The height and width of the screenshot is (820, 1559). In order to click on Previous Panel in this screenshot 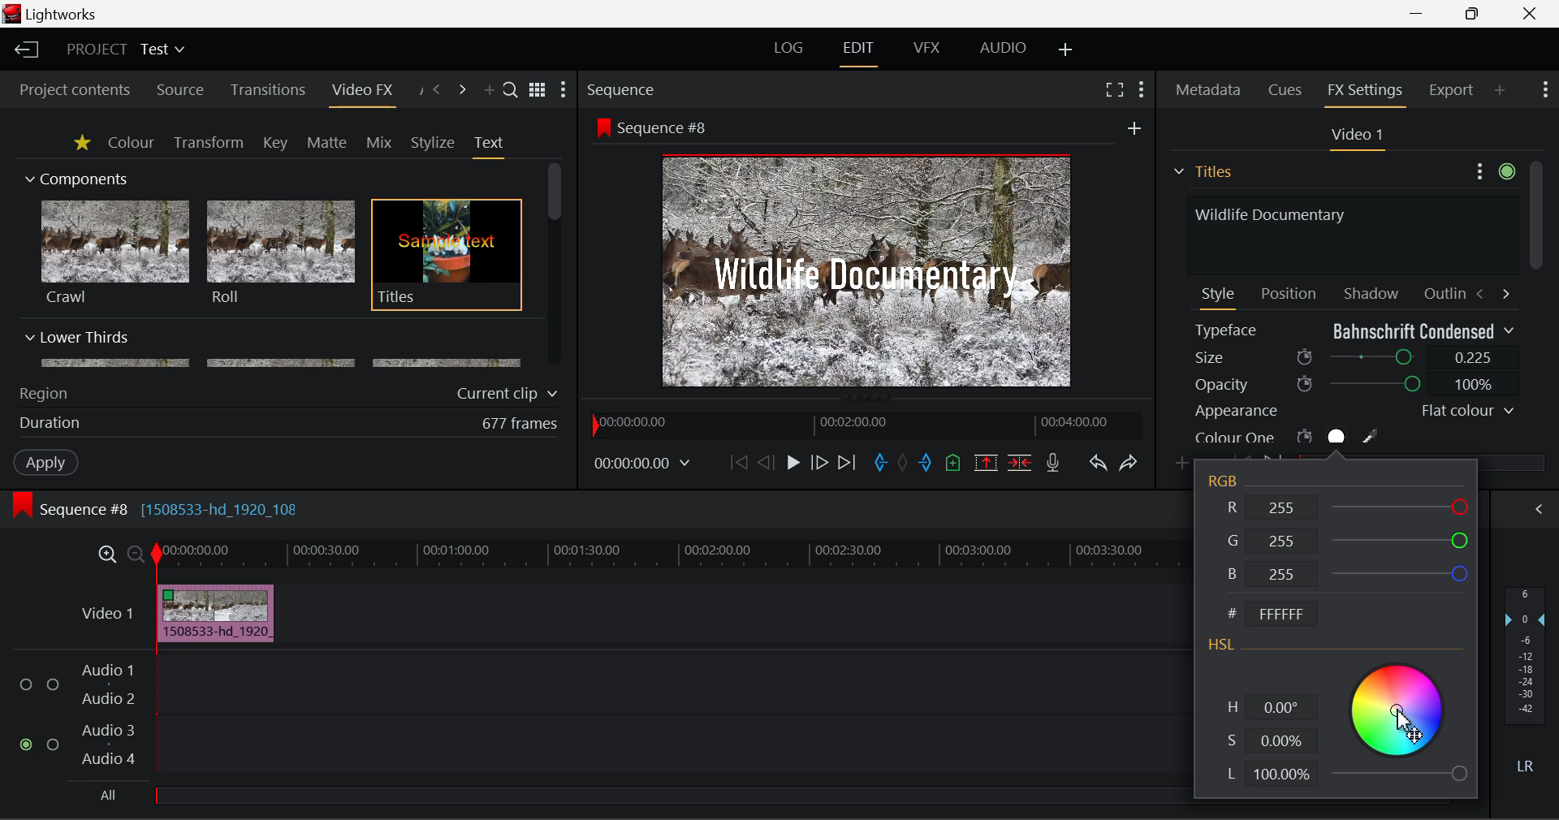, I will do `click(435, 91)`.